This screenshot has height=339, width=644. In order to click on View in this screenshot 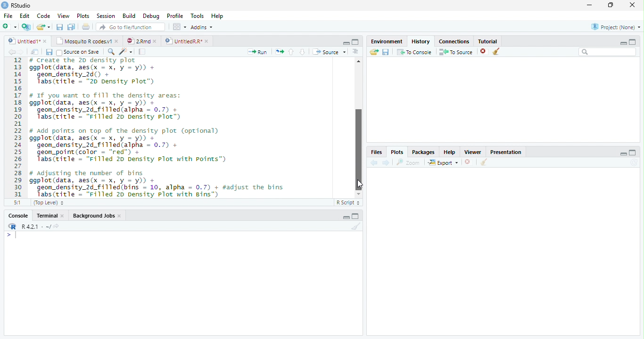, I will do `click(63, 16)`.